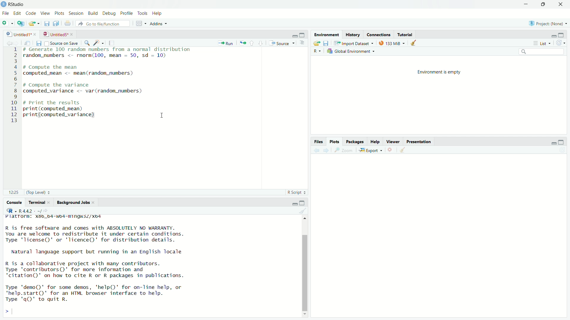 Image resolution: width=570 pixels, height=320 pixels. Describe the element at coordinates (542, 44) in the screenshot. I see `list` at that location.